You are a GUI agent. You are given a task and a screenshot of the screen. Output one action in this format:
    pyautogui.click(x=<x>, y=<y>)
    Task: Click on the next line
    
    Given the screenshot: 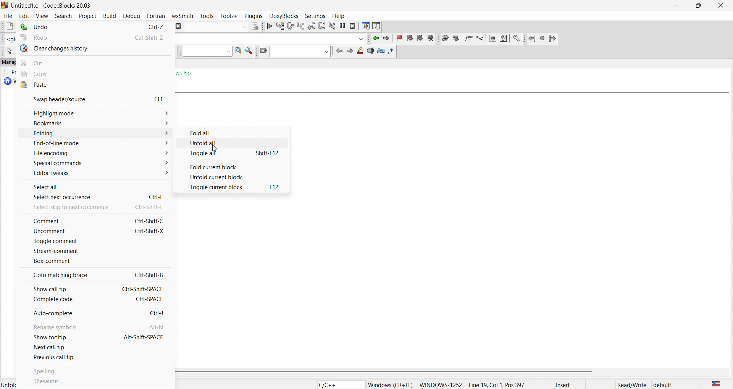 What is the action you would take?
    pyautogui.click(x=290, y=27)
    